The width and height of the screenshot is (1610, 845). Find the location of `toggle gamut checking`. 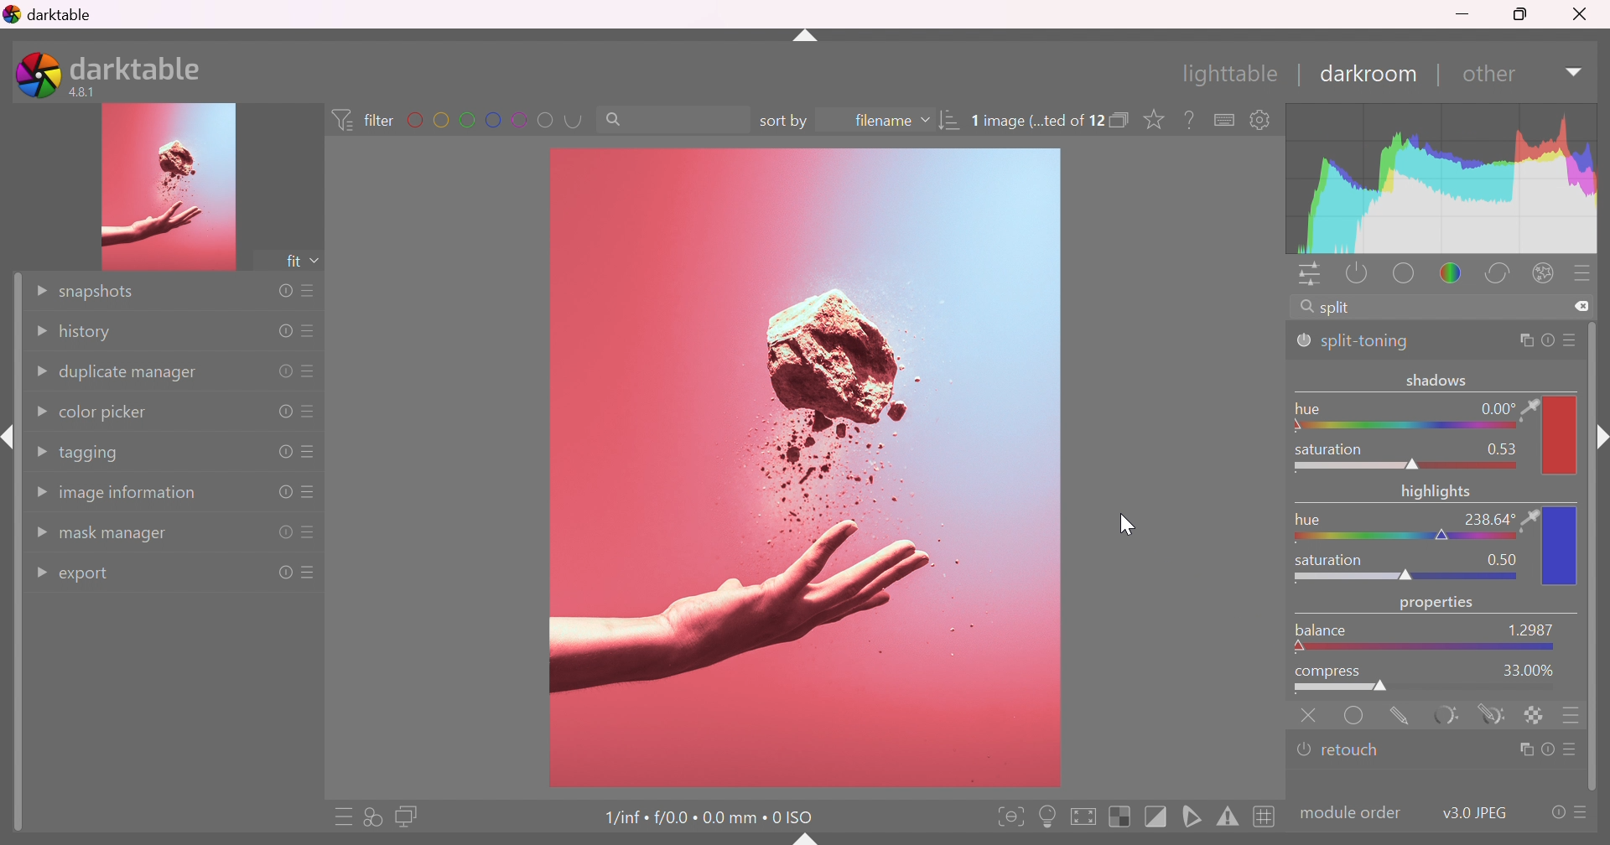

toggle gamut checking is located at coordinates (1228, 819).